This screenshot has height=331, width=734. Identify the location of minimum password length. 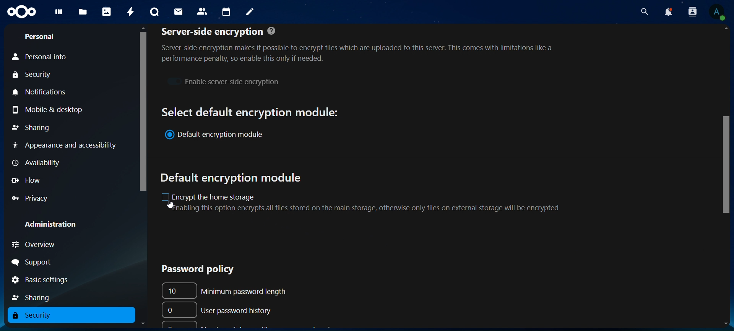
(230, 290).